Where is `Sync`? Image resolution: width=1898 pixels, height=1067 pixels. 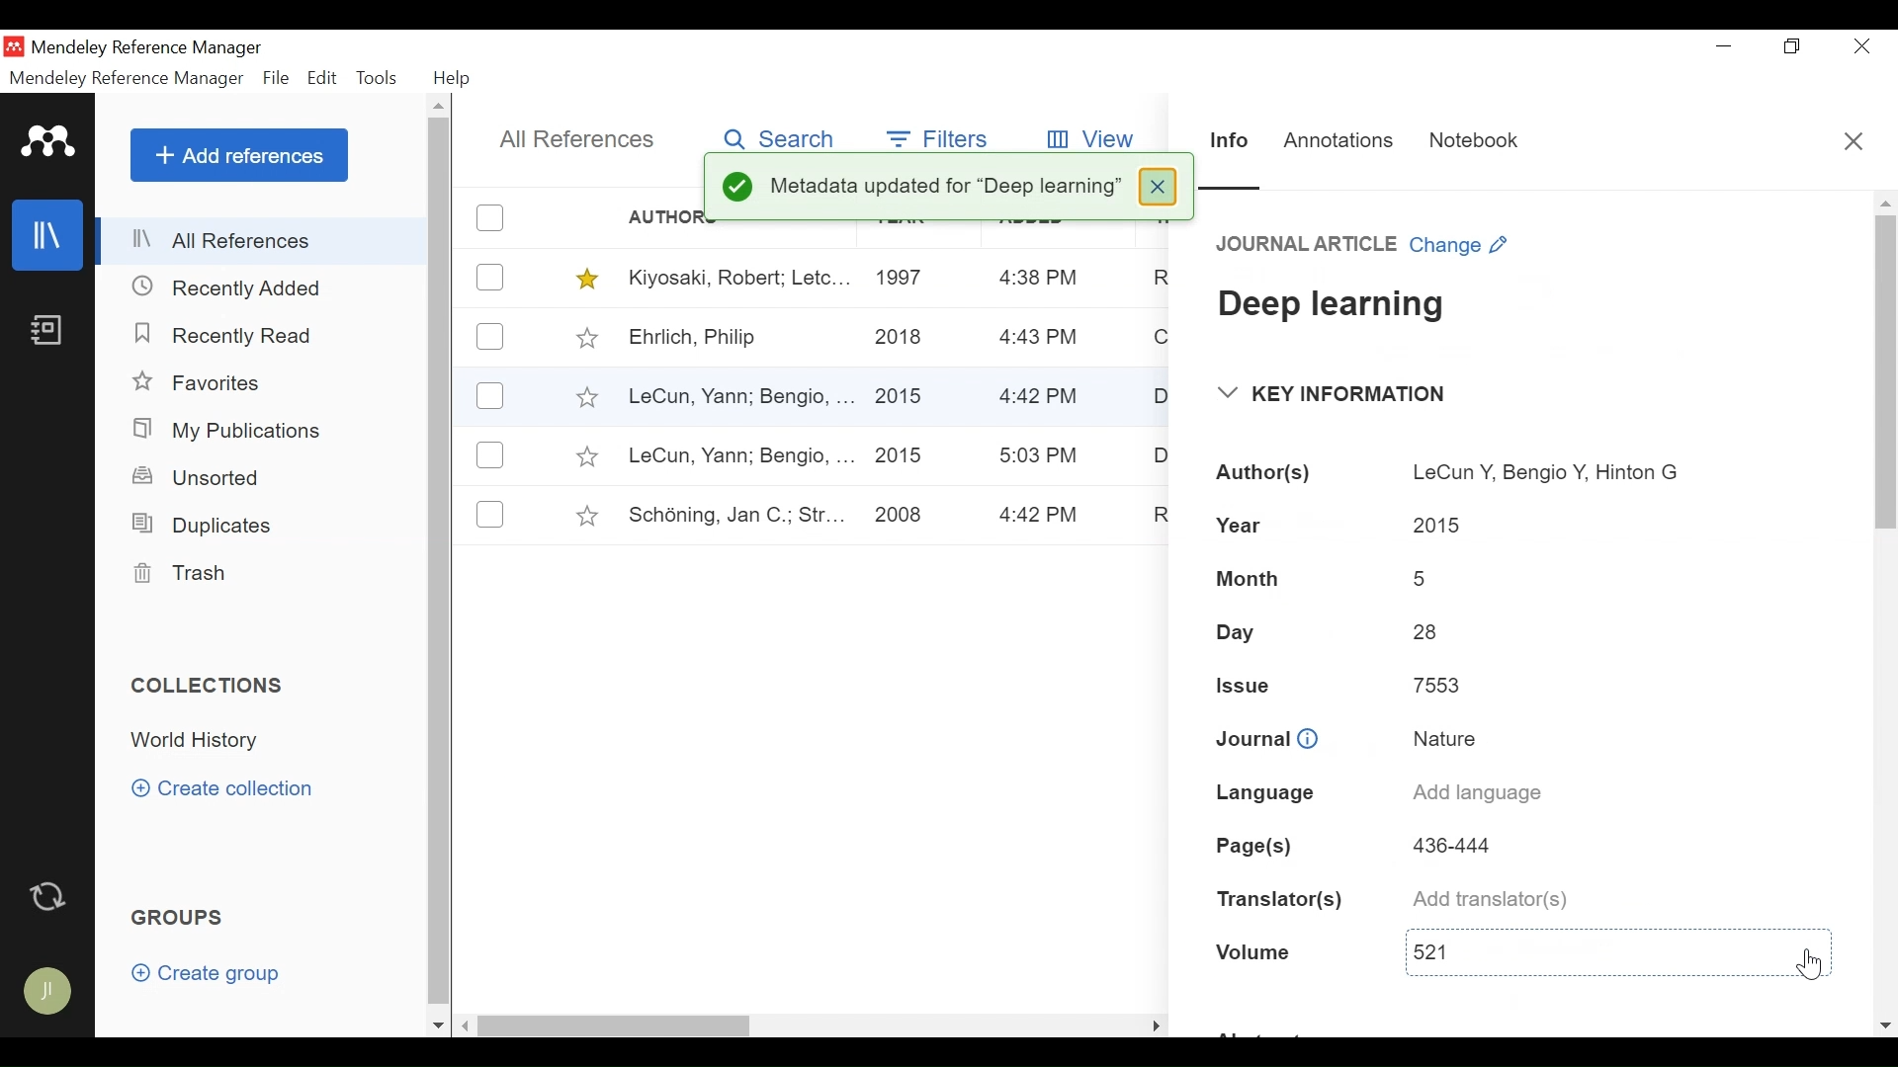 Sync is located at coordinates (52, 898).